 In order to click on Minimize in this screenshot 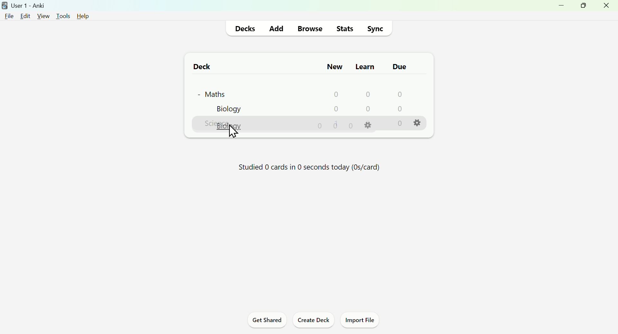, I will do `click(559, 8)`.